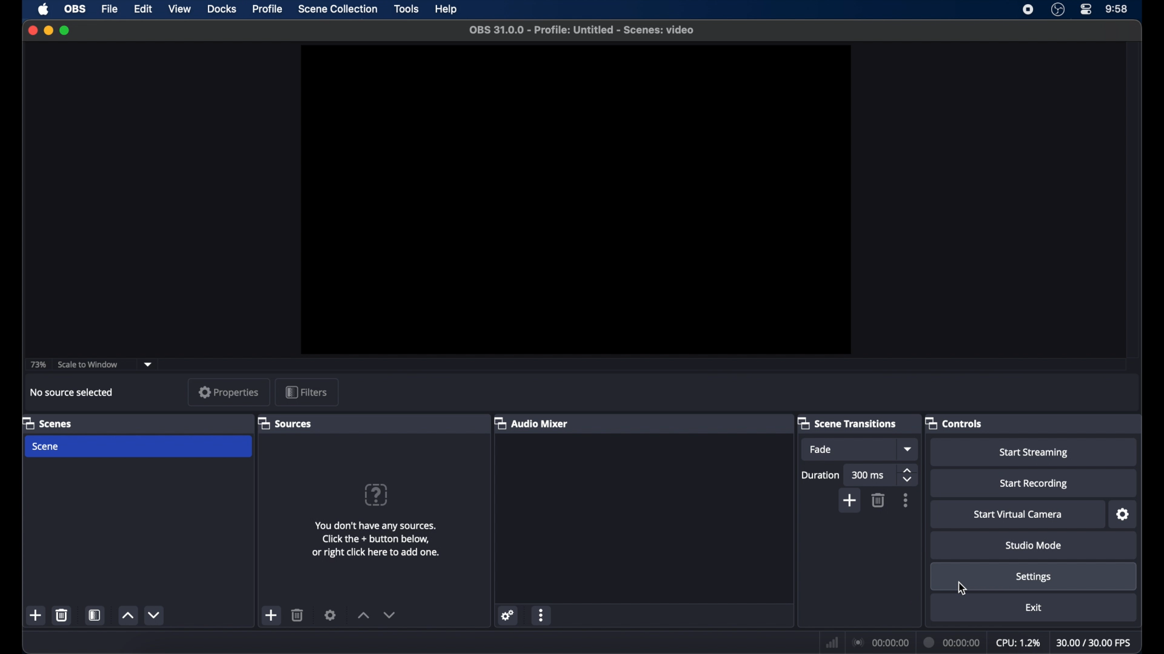  Describe the element at coordinates (298, 615) in the screenshot. I see `delete` at that location.